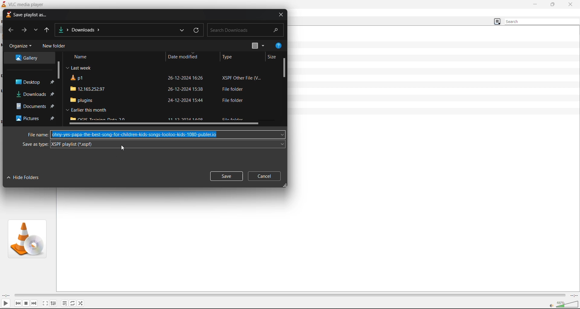  Describe the element at coordinates (11, 31) in the screenshot. I see `previous` at that location.